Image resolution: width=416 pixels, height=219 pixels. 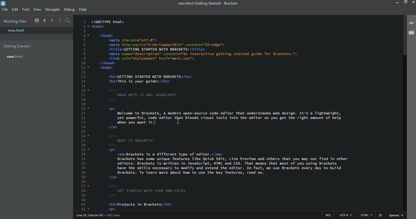 What do you see at coordinates (99, 215) in the screenshot?
I see `line` at bounding box center [99, 215].